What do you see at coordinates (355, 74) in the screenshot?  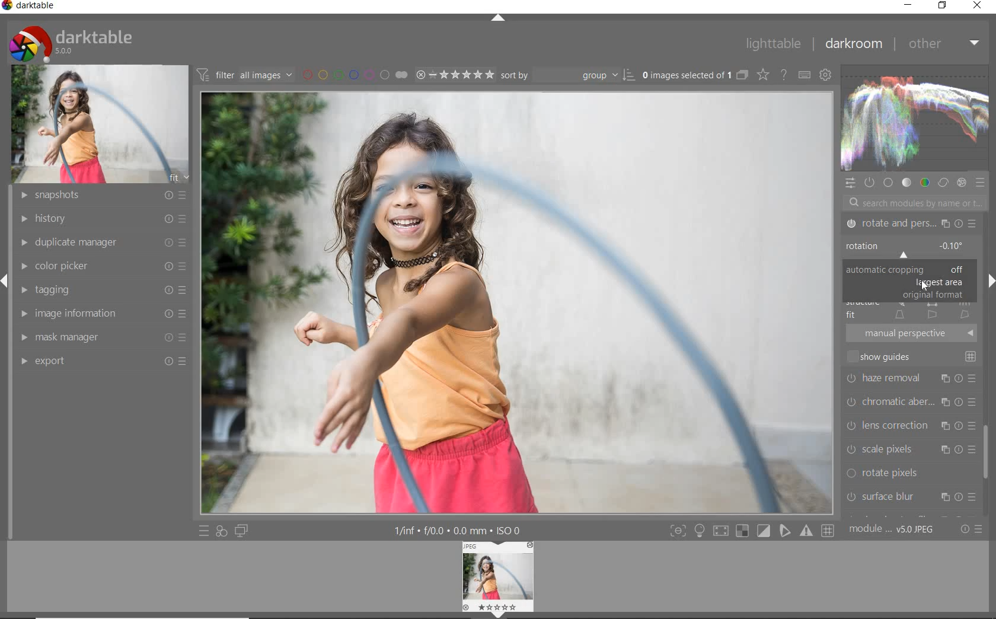 I see `filter by image color label` at bounding box center [355, 74].